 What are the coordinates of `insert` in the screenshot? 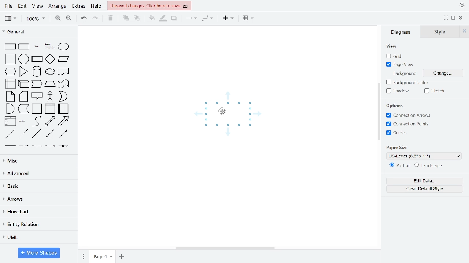 It's located at (229, 18).